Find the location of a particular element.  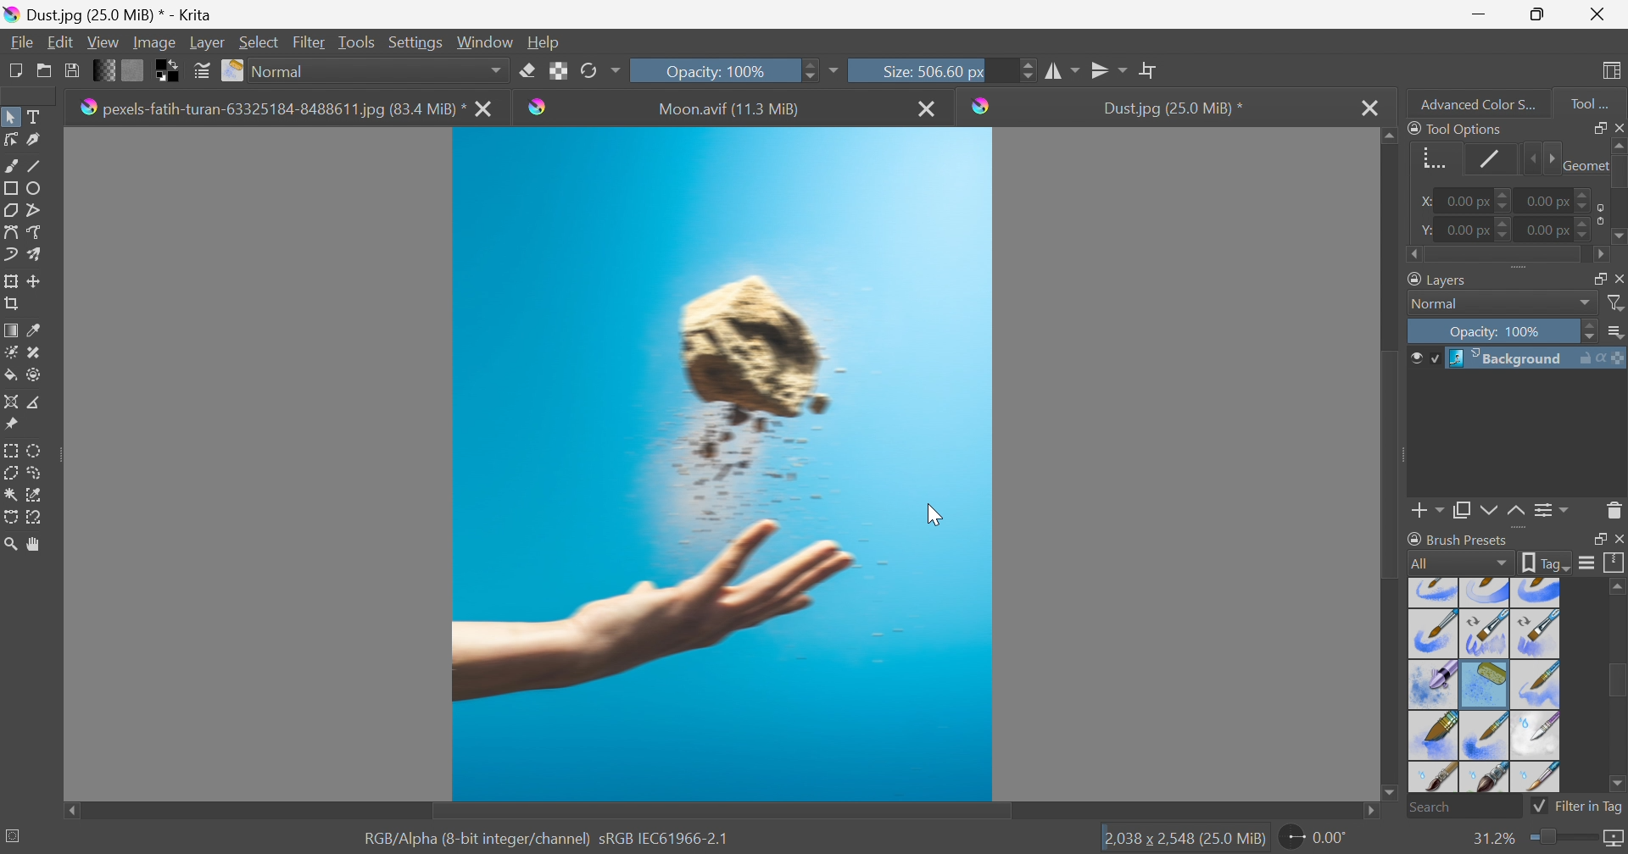

Slider is located at coordinates (1028, 69).